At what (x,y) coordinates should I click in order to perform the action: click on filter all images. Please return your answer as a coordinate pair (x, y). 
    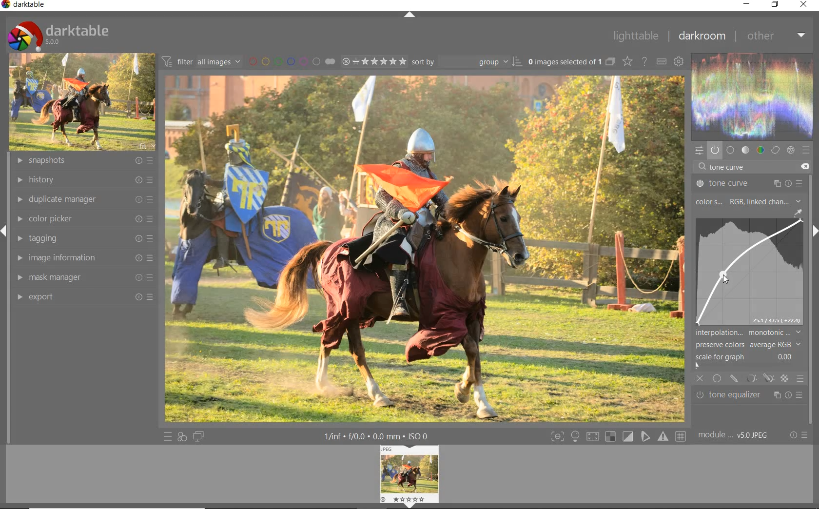
    Looking at the image, I should click on (201, 61).